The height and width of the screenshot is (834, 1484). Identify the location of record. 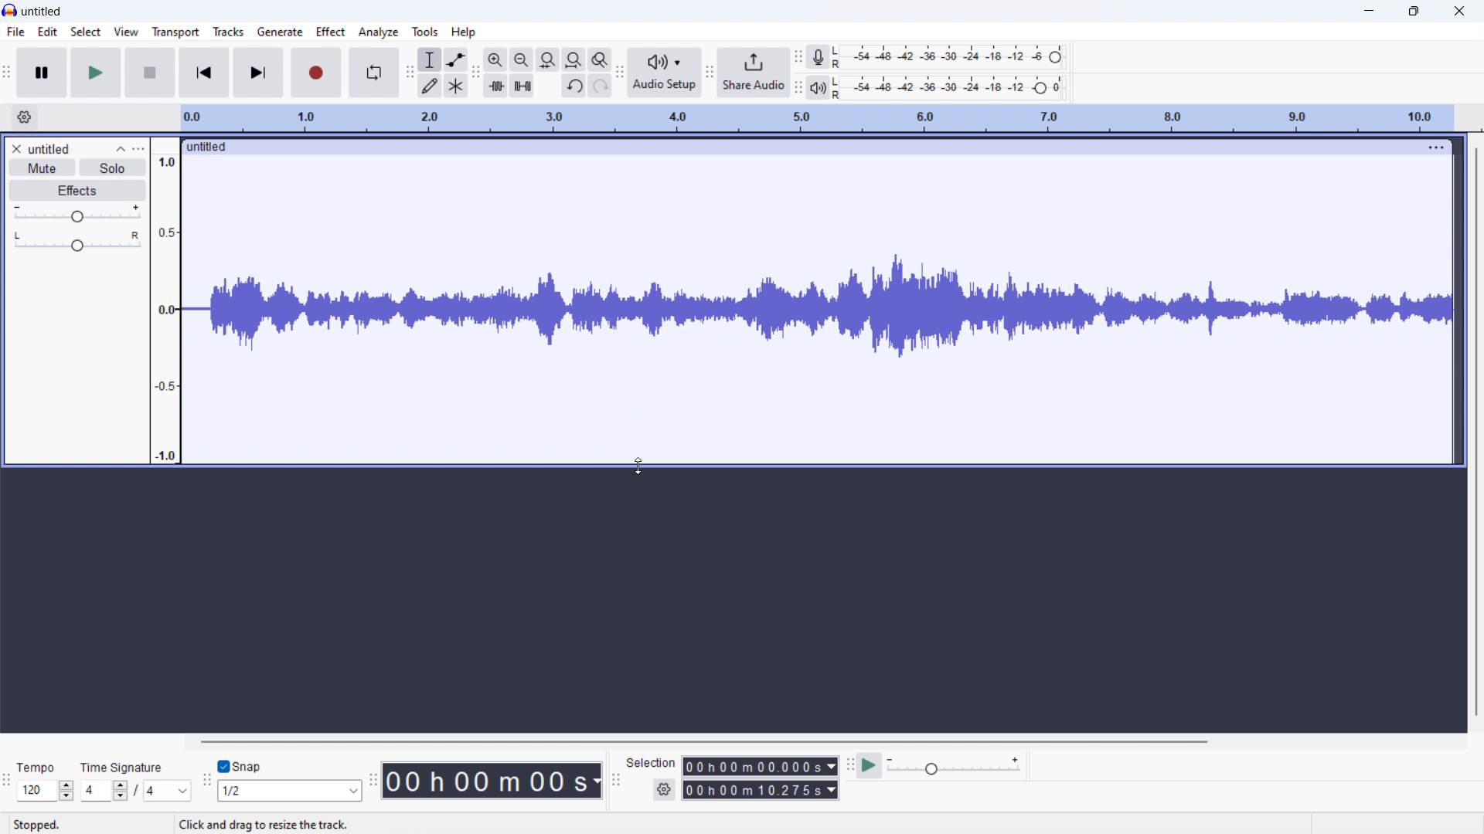
(315, 73).